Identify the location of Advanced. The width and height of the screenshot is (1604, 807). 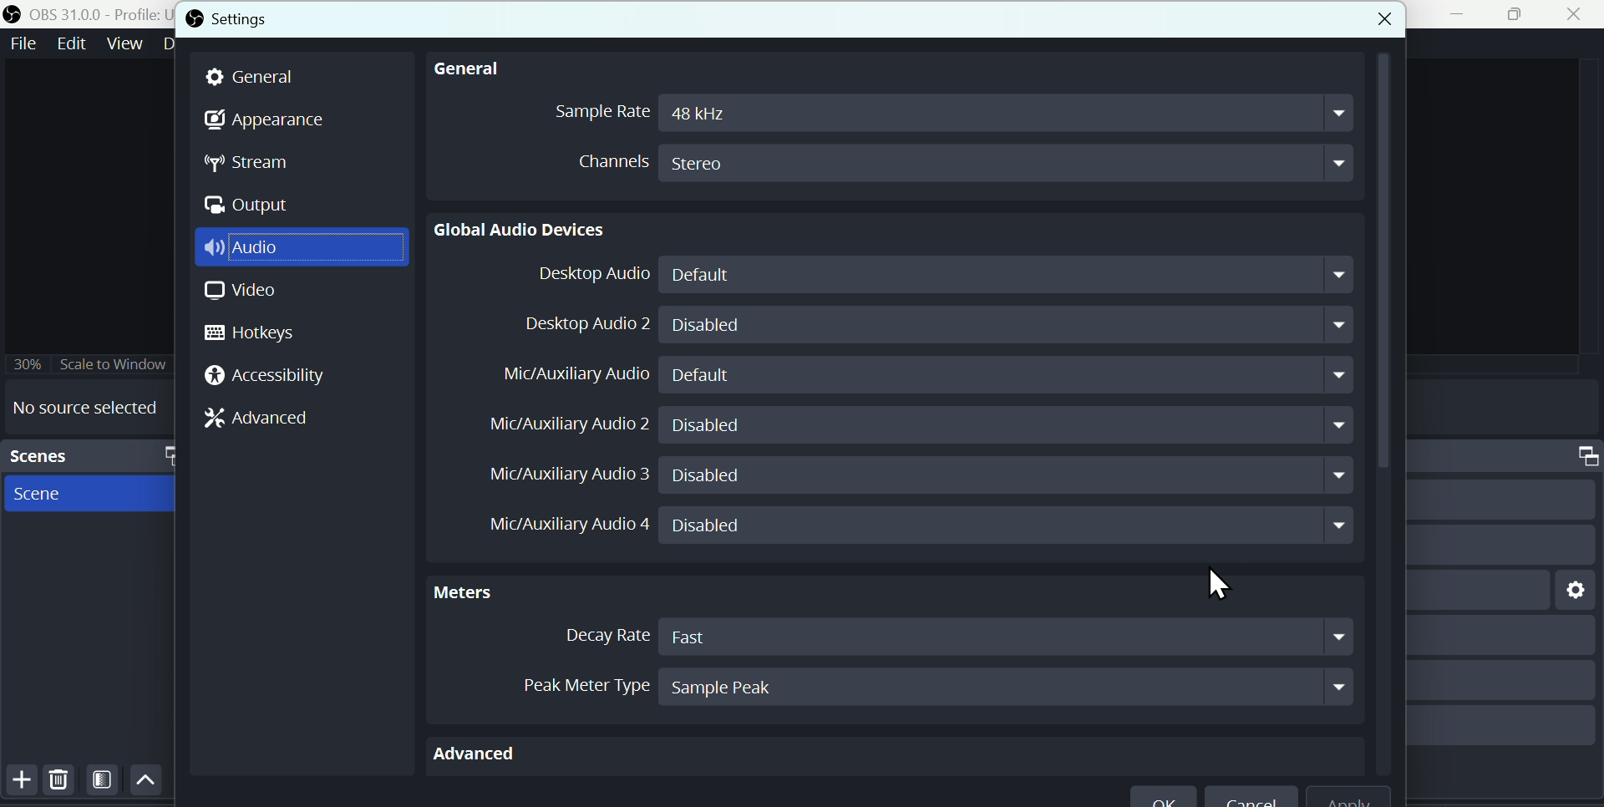
(492, 749).